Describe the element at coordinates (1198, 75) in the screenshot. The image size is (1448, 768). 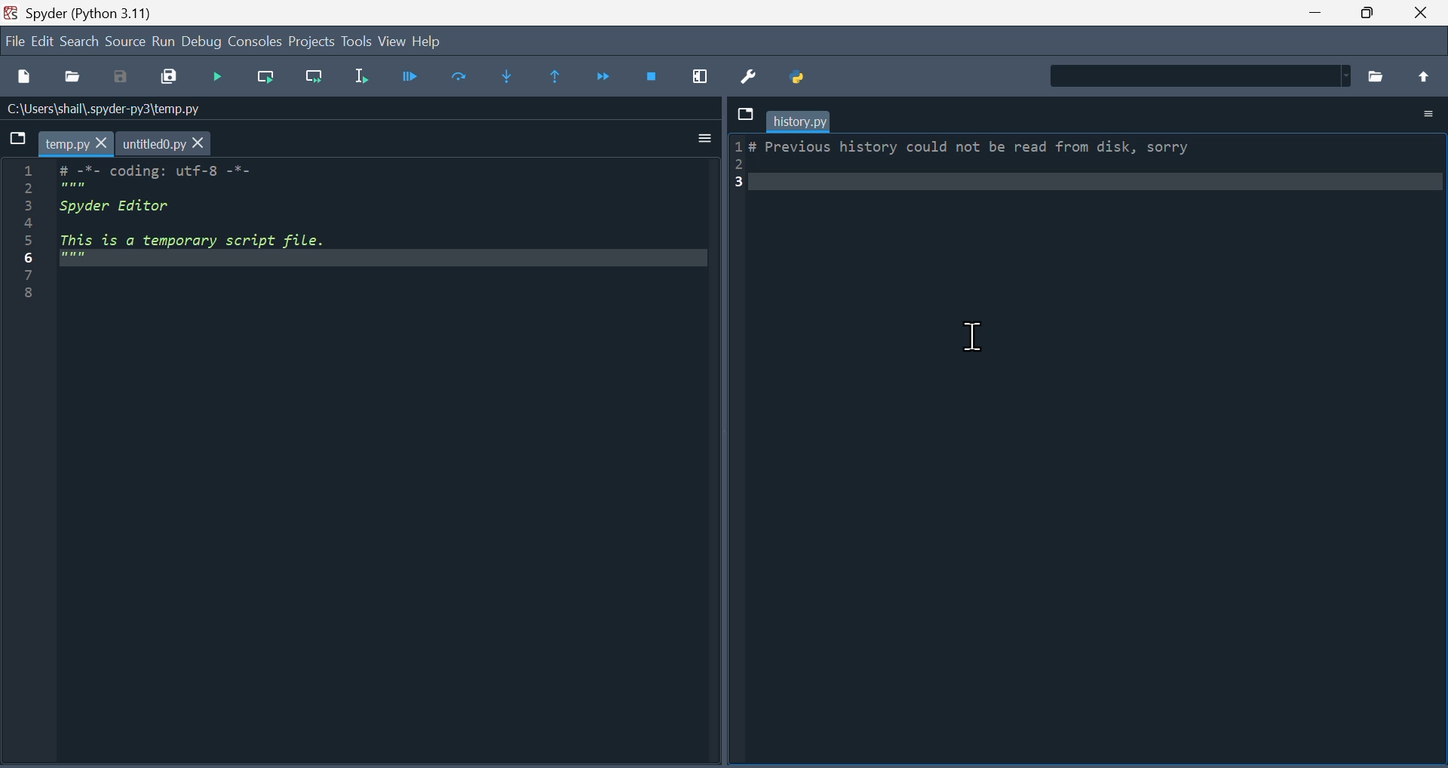
I see `Find in Files` at that location.